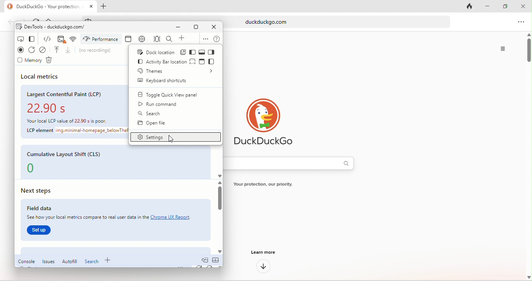 Image resolution: width=532 pixels, height=281 pixels. Describe the element at coordinates (185, 39) in the screenshot. I see `add` at that location.